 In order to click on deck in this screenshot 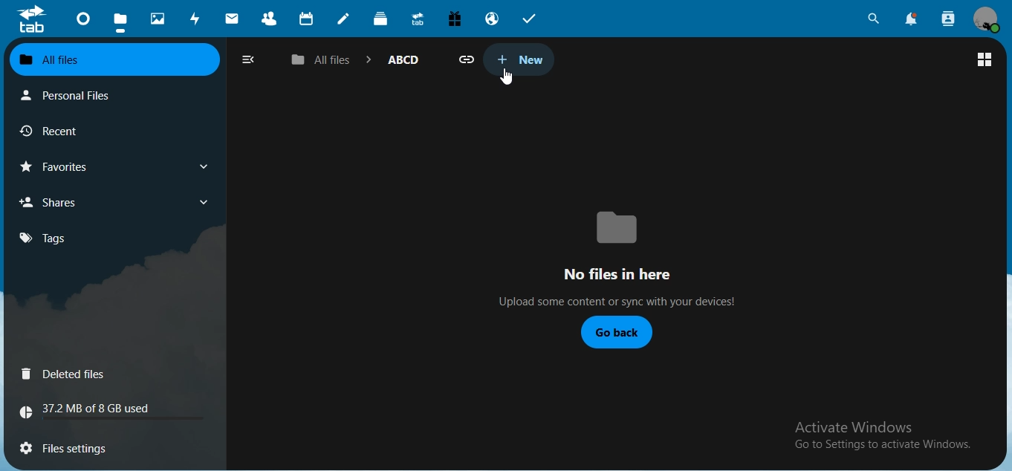, I will do `click(383, 21)`.